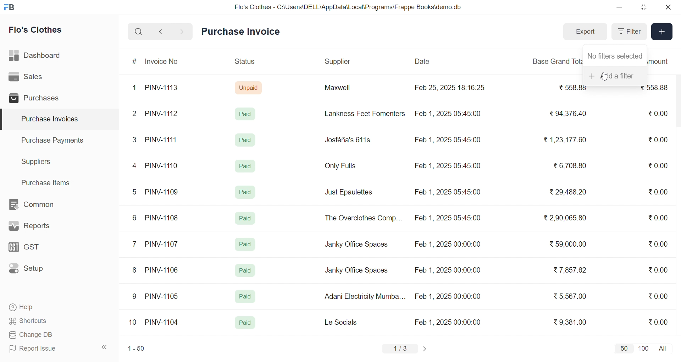 The width and height of the screenshot is (681, 362). I want to click on ₹0.00, so click(658, 270).